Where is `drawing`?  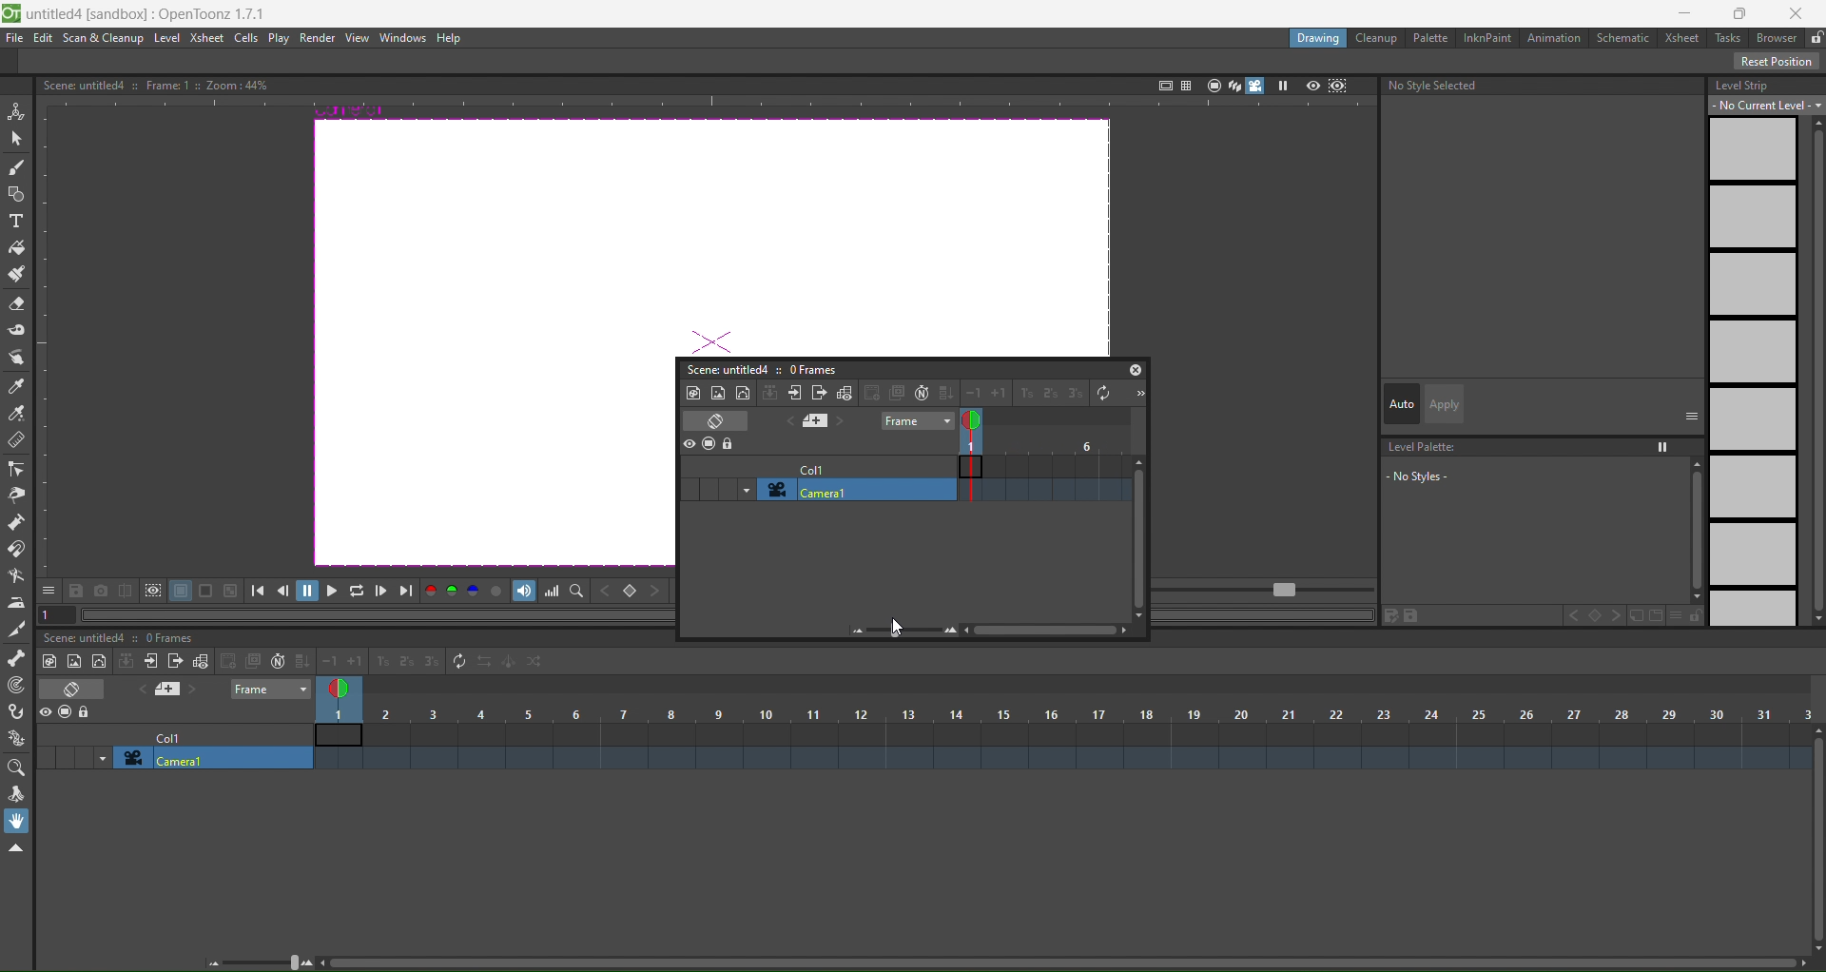 drawing is located at coordinates (1317, 38).